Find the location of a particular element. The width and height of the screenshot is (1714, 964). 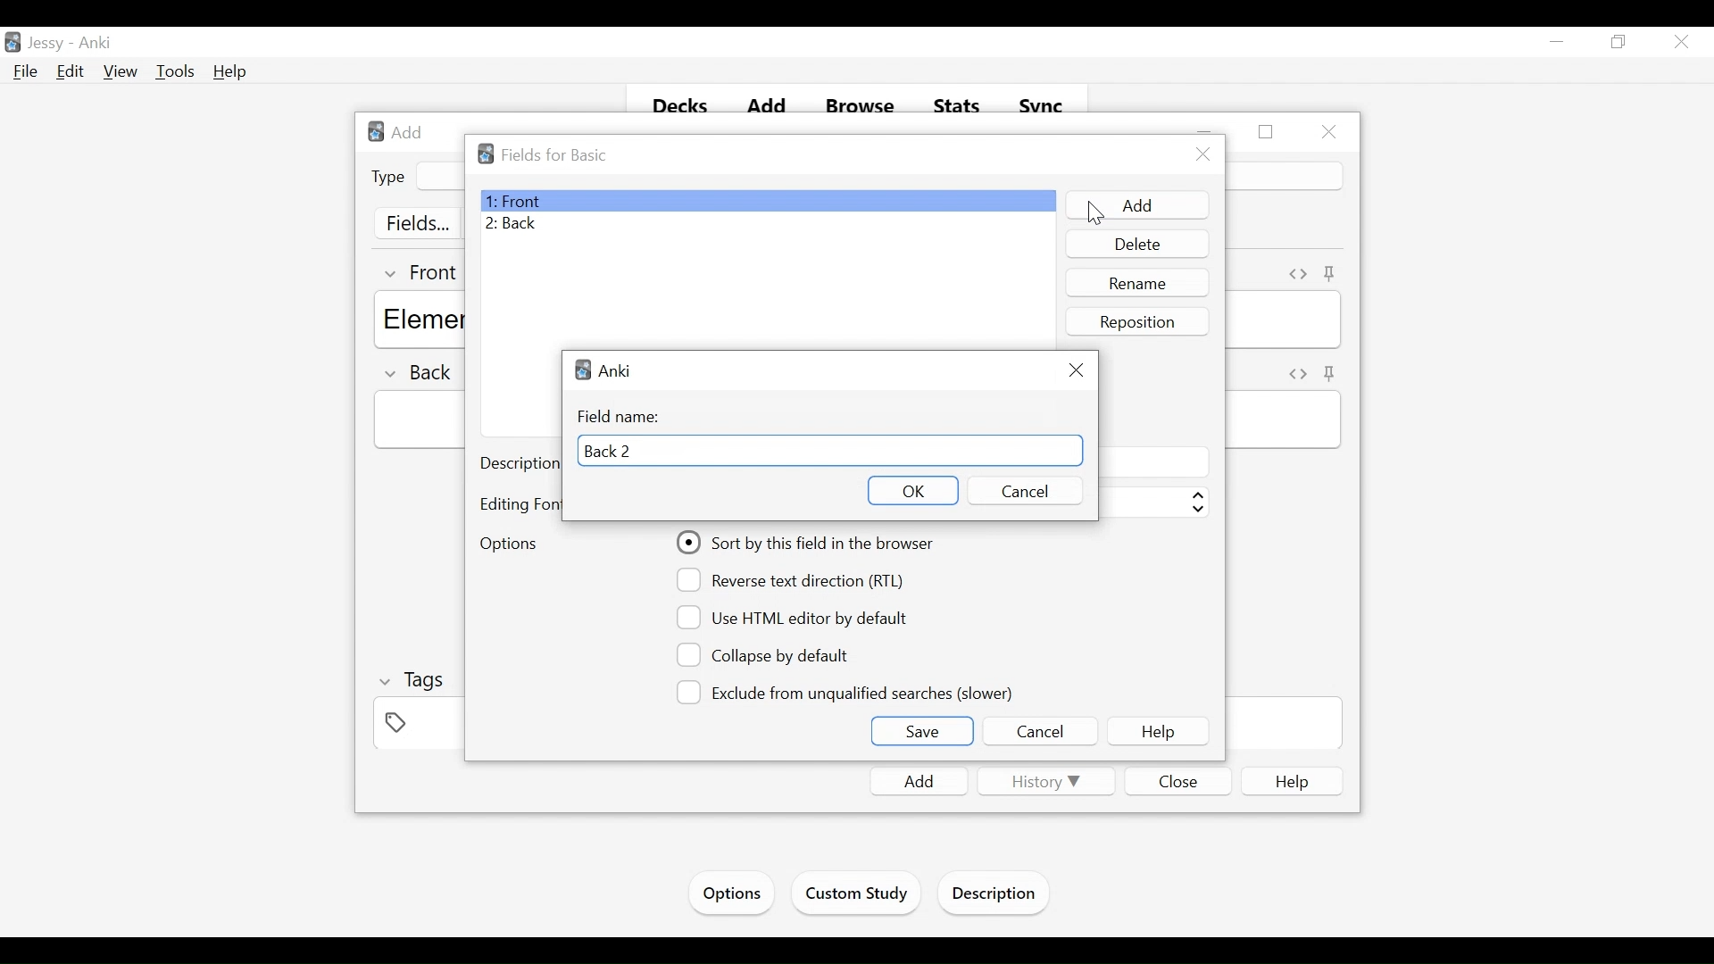

Anki is located at coordinates (607, 370).